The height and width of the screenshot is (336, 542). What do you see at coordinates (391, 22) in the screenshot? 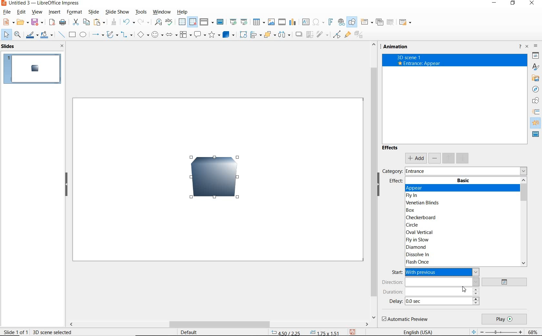
I see `delete slide` at bounding box center [391, 22].